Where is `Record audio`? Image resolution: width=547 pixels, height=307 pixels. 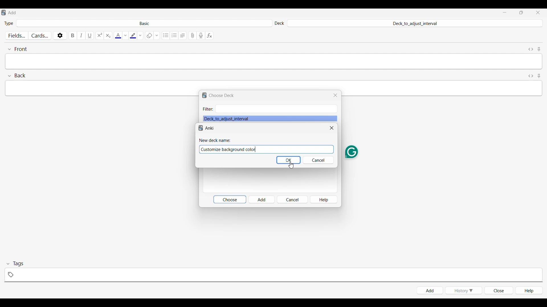
Record audio is located at coordinates (201, 36).